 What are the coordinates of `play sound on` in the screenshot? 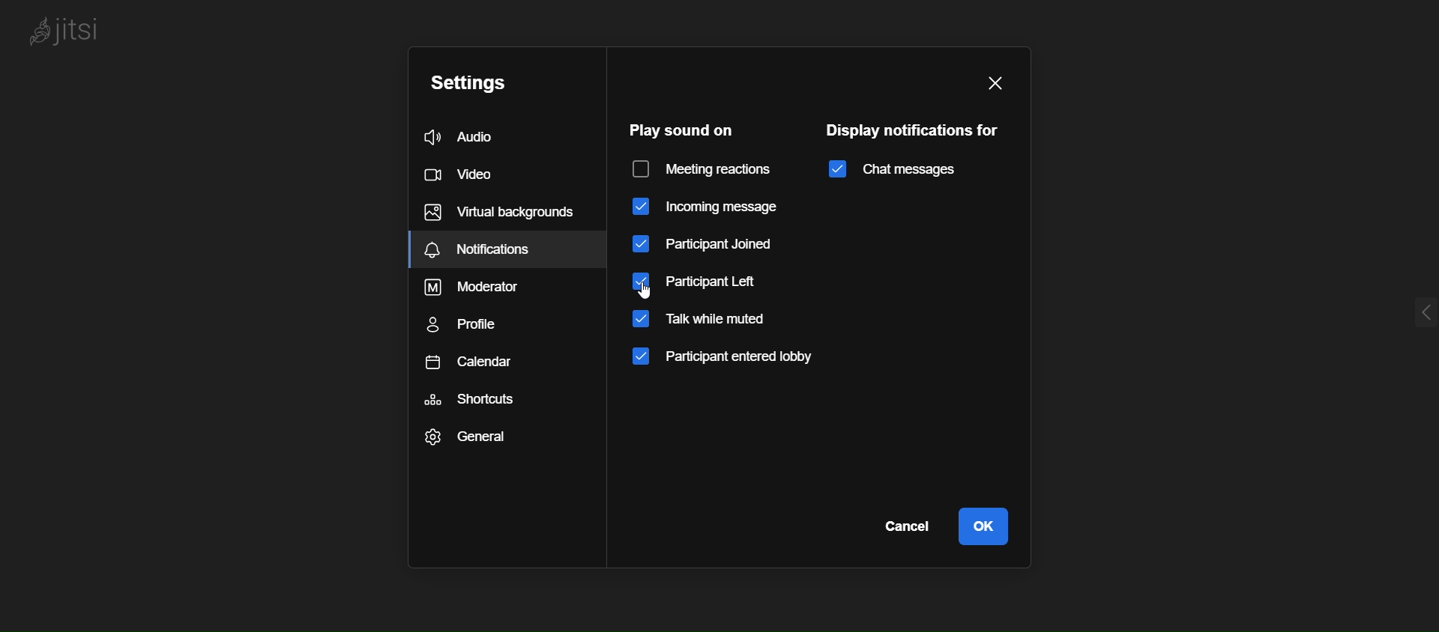 It's located at (682, 130).